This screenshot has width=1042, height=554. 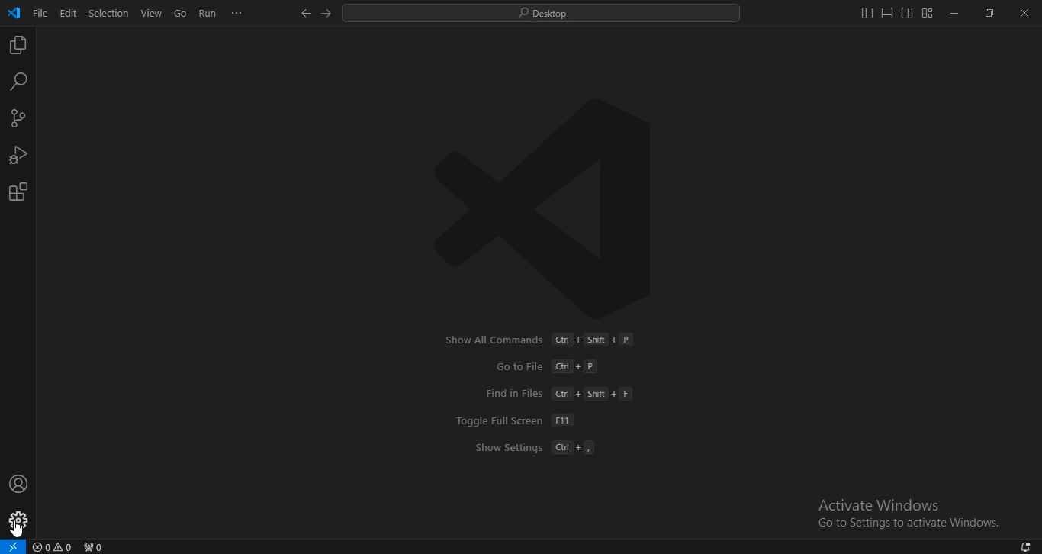 What do you see at coordinates (956, 12) in the screenshot?
I see `minimize` at bounding box center [956, 12].